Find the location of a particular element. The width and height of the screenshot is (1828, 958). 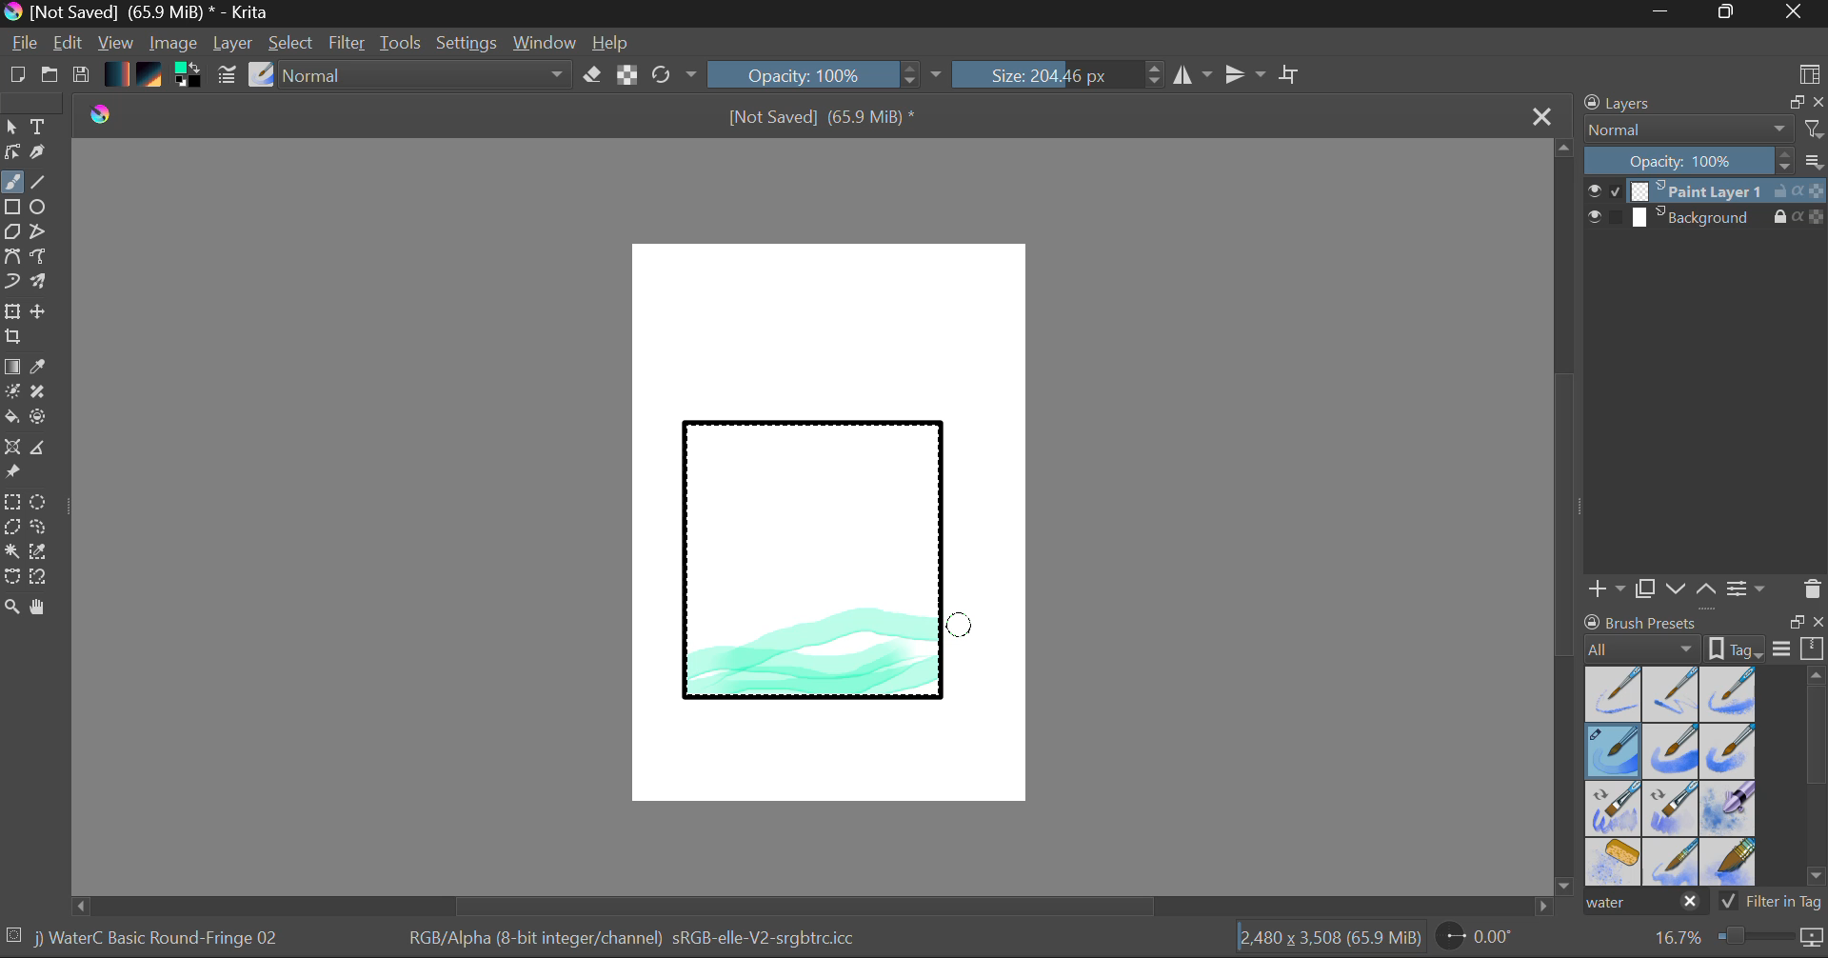

Eraser is located at coordinates (593, 75).